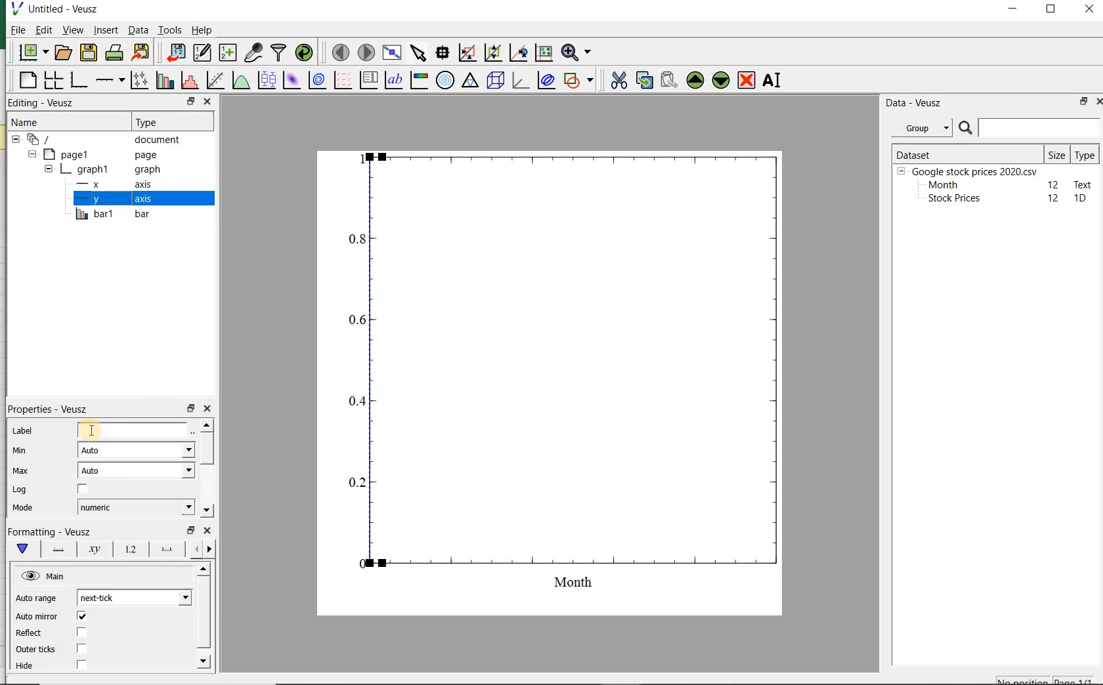 This screenshot has height=685, width=1103. I want to click on SEARCH DATASET, so click(1029, 127).